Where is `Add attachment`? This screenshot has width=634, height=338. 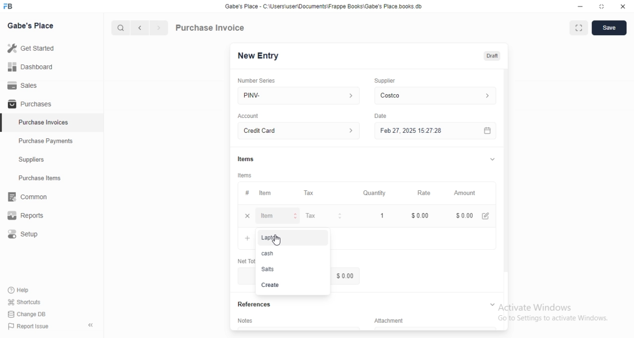
Add attachment is located at coordinates (435, 328).